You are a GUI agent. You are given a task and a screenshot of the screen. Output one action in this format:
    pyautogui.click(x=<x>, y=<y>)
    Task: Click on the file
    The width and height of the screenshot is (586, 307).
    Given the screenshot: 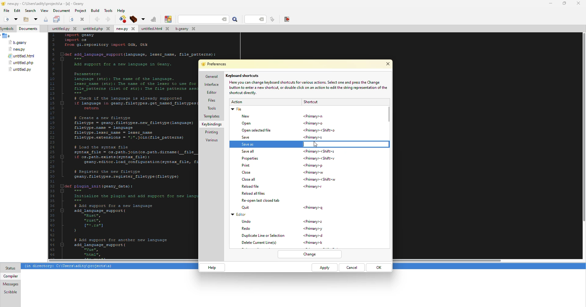 What is the action you would take?
    pyautogui.click(x=21, y=56)
    